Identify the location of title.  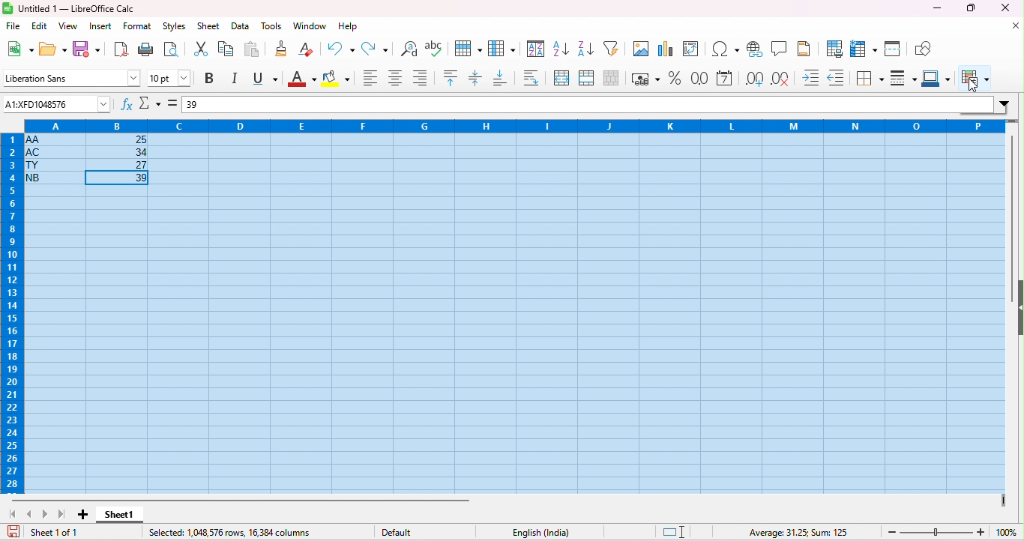
(69, 9).